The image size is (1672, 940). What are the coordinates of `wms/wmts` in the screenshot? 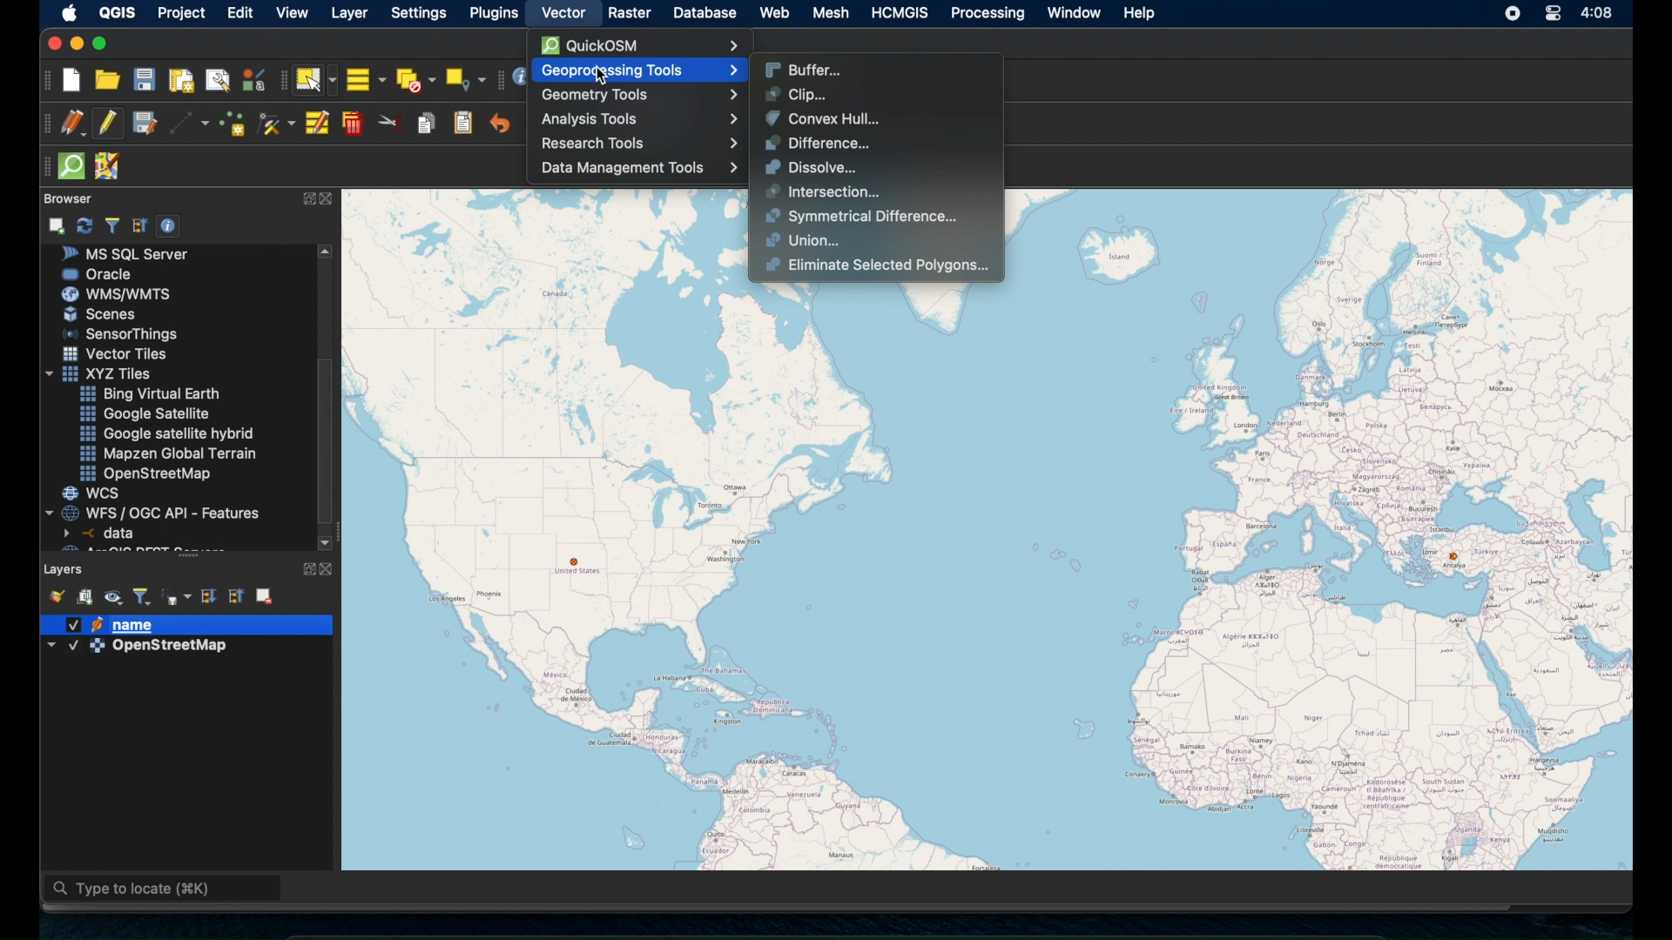 It's located at (116, 293).